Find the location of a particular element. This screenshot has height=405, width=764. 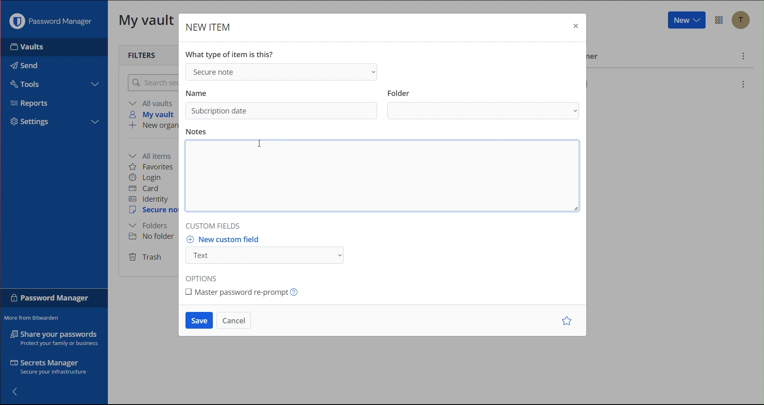

Folder is located at coordinates (399, 91).